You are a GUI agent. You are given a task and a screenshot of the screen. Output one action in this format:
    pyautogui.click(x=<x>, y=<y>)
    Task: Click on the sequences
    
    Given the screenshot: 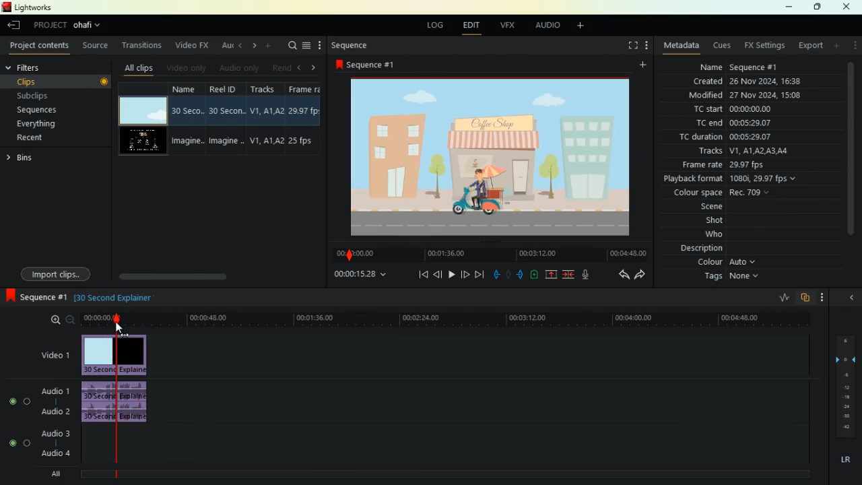 What is the action you would take?
    pyautogui.click(x=47, y=108)
    